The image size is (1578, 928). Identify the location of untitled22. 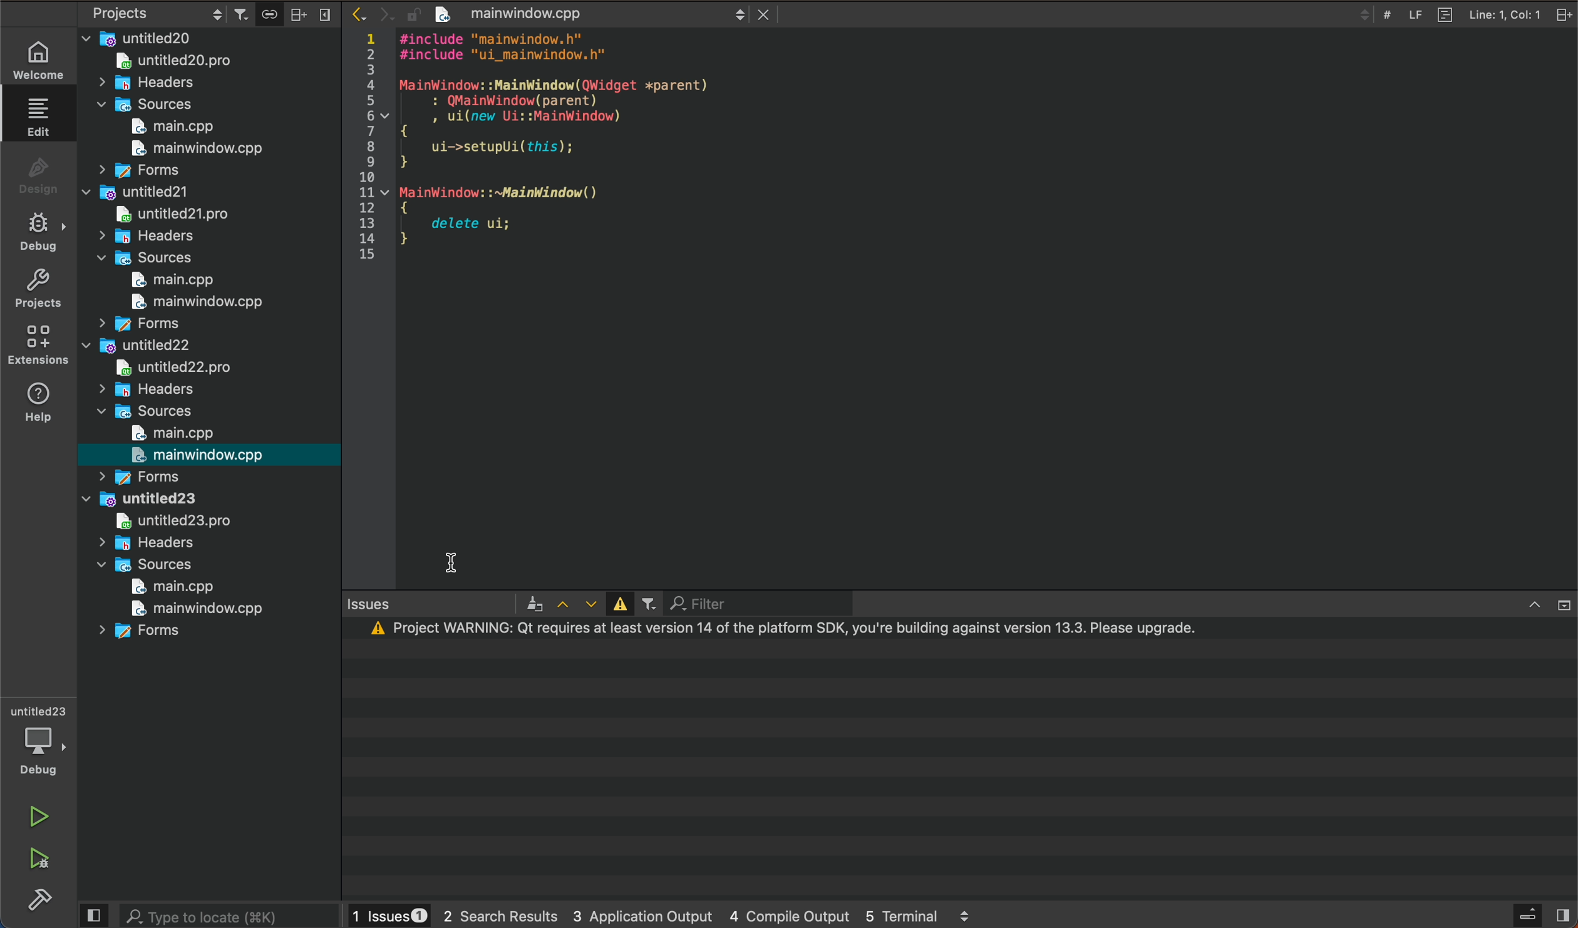
(140, 348).